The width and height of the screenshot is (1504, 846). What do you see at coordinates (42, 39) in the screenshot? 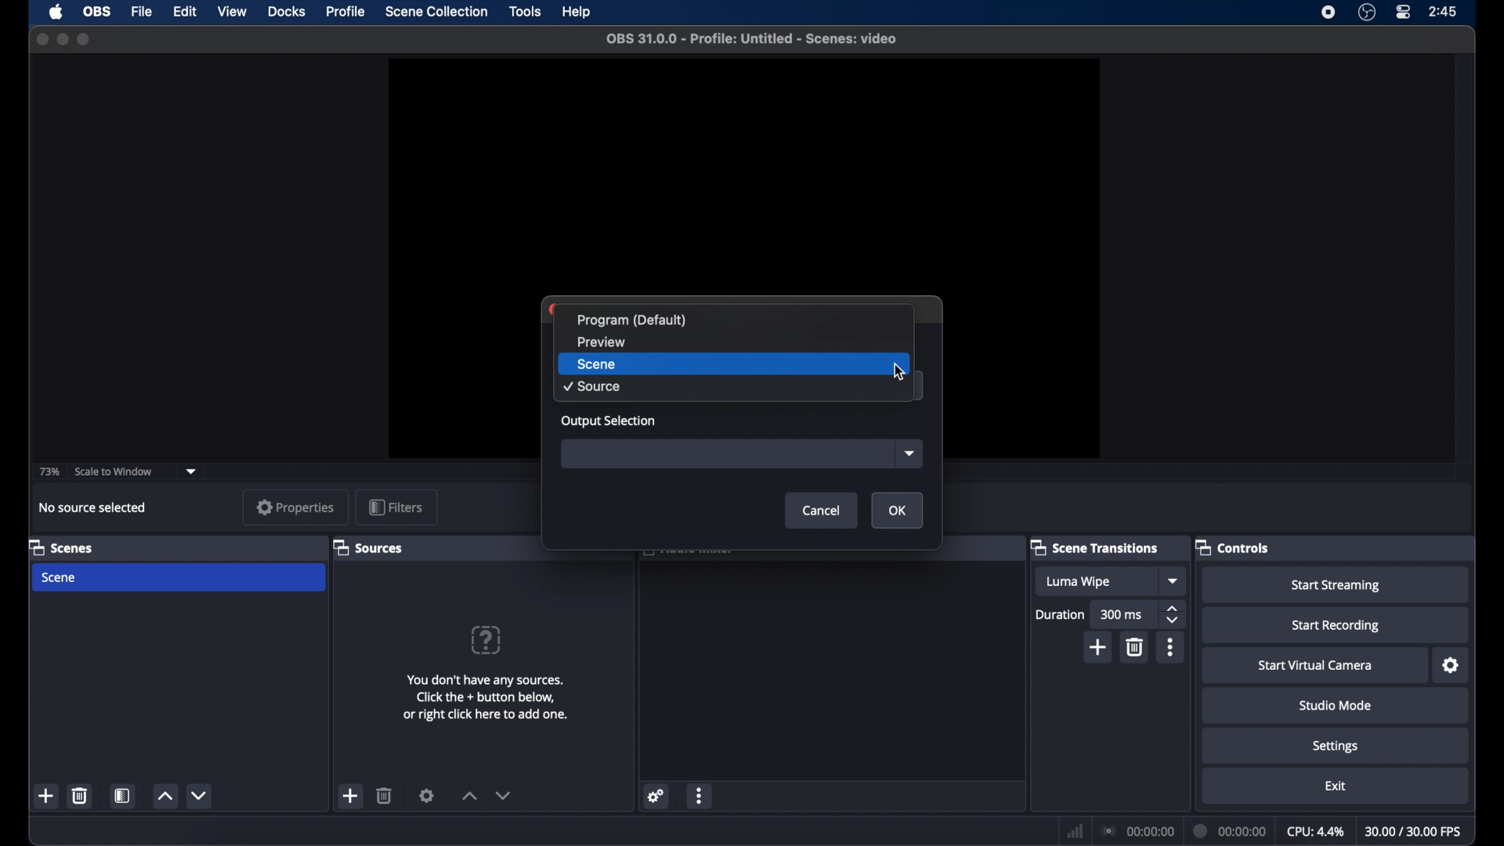
I see `close` at bounding box center [42, 39].